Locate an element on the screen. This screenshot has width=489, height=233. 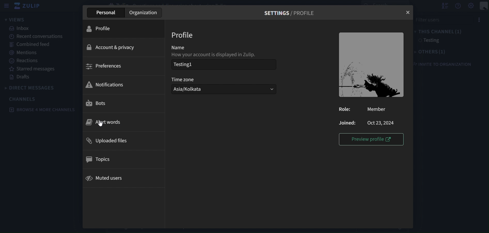
get help is located at coordinates (458, 6).